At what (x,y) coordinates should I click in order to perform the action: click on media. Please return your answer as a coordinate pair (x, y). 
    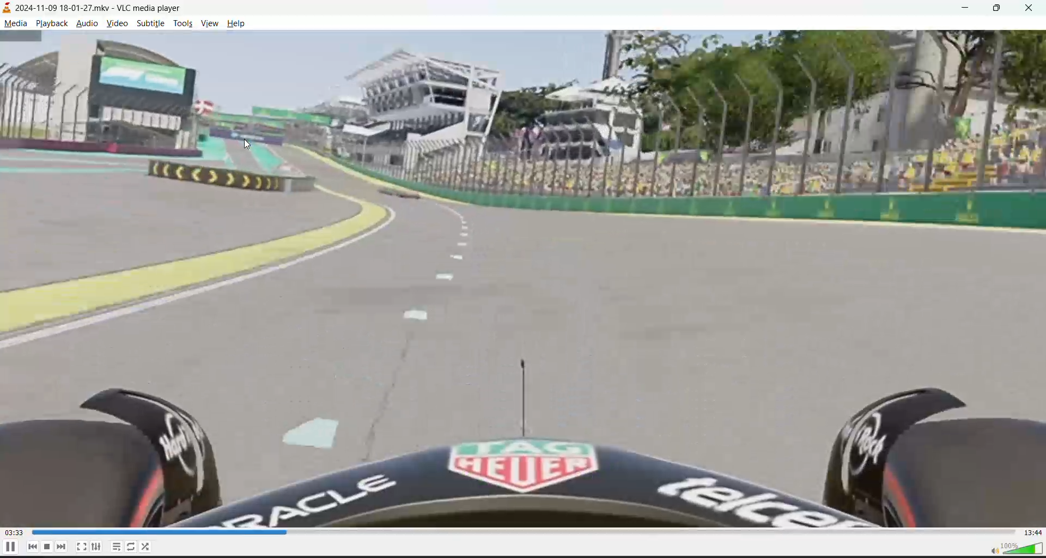
    Looking at the image, I should click on (20, 24).